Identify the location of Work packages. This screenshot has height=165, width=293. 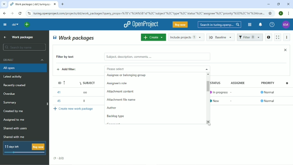
(74, 38).